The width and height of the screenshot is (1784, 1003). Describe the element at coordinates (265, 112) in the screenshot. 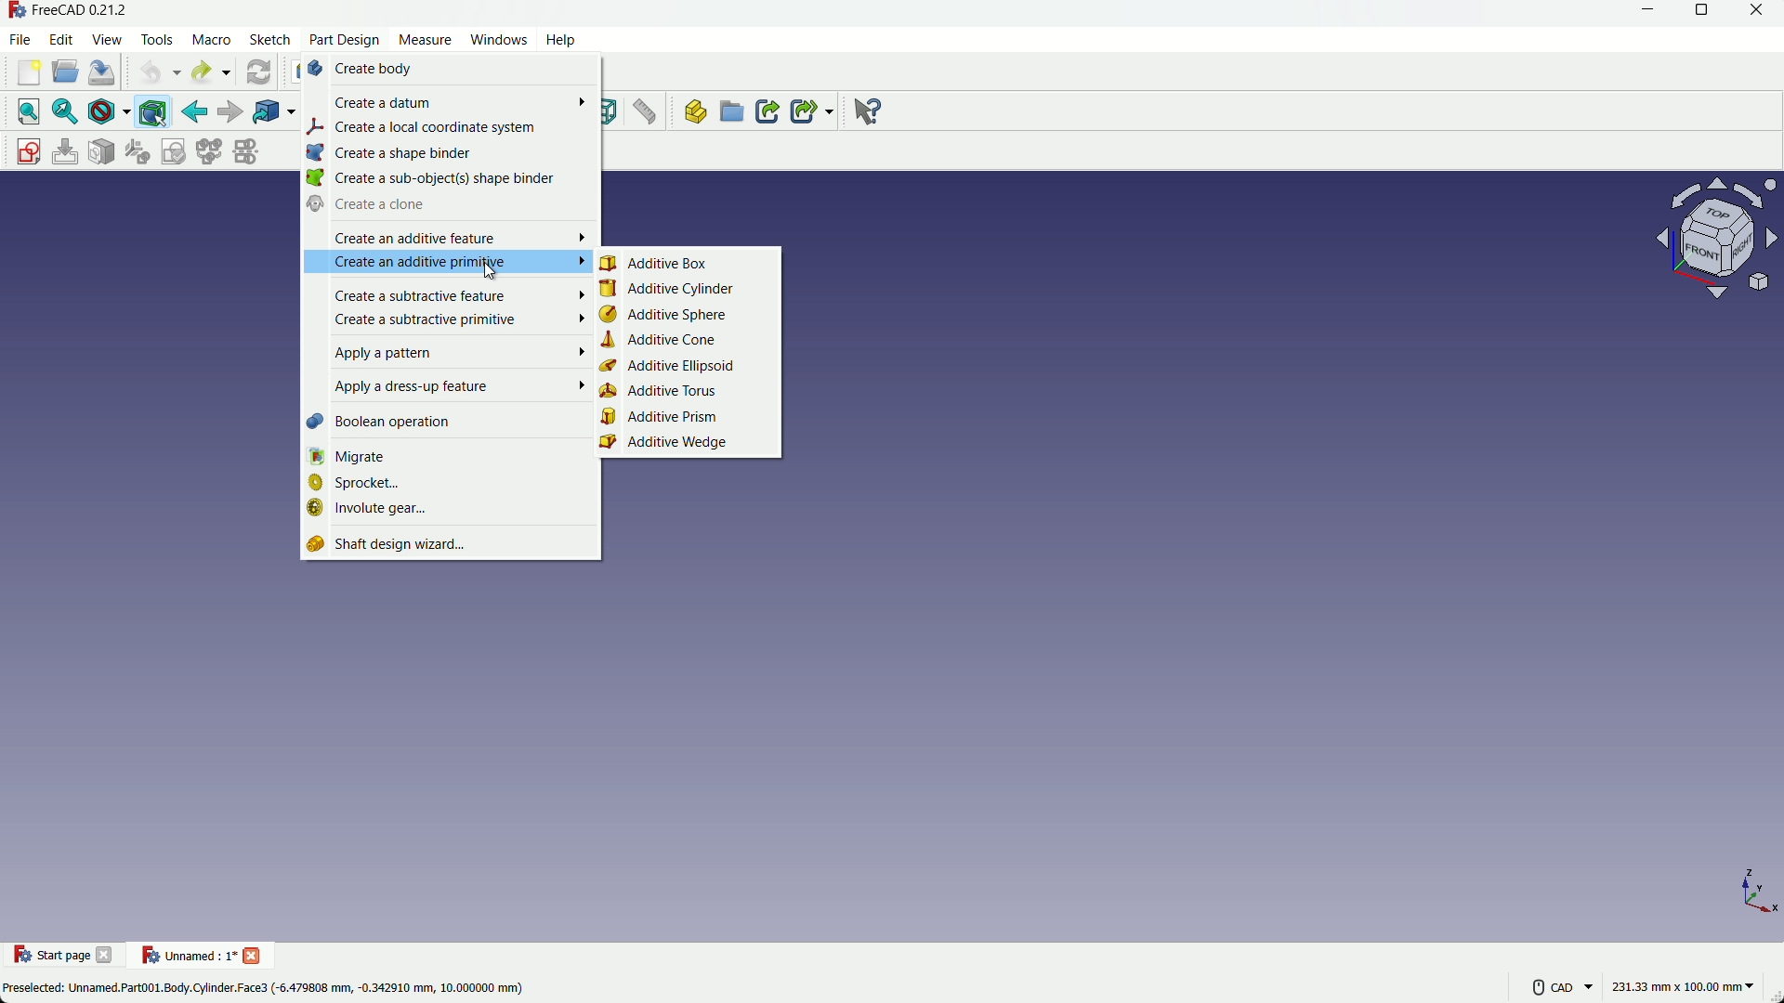

I see `link object` at that location.